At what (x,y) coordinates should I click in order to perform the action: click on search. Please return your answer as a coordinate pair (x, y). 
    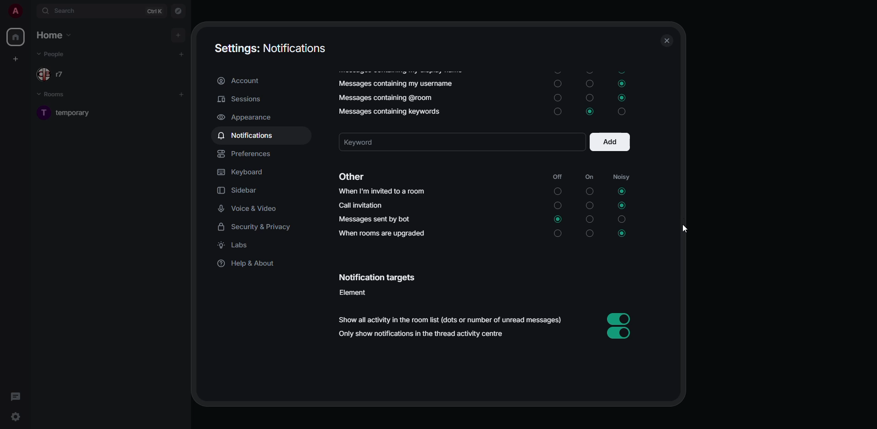
    Looking at the image, I should click on (64, 11).